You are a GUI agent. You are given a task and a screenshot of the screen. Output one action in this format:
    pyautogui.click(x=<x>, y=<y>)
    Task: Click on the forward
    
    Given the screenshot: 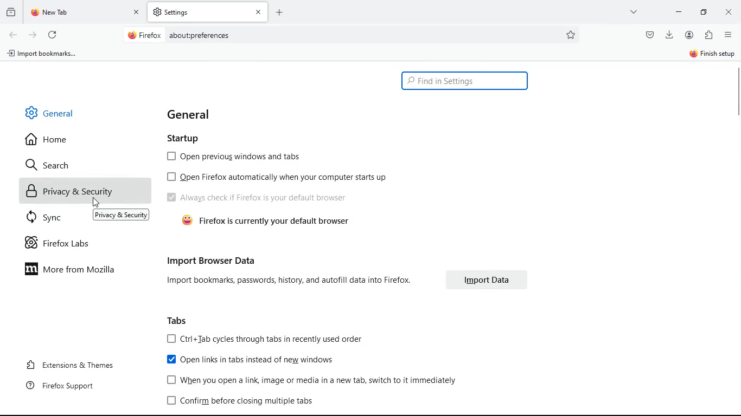 What is the action you would take?
    pyautogui.click(x=33, y=34)
    